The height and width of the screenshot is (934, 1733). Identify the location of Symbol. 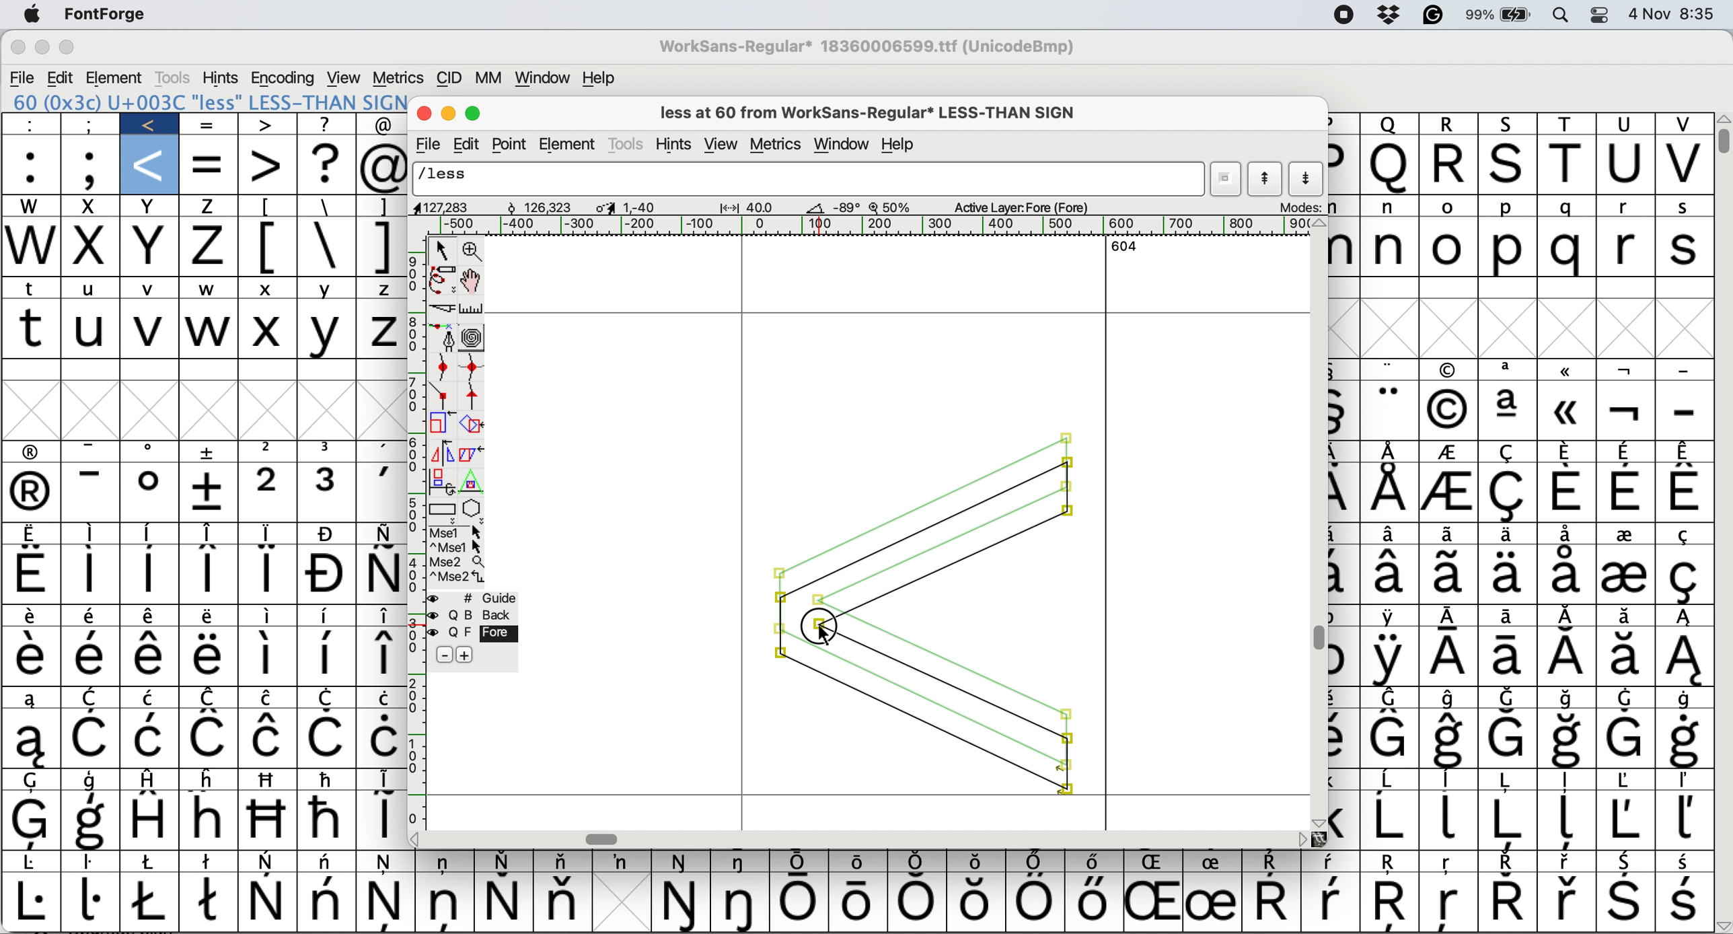
(153, 698).